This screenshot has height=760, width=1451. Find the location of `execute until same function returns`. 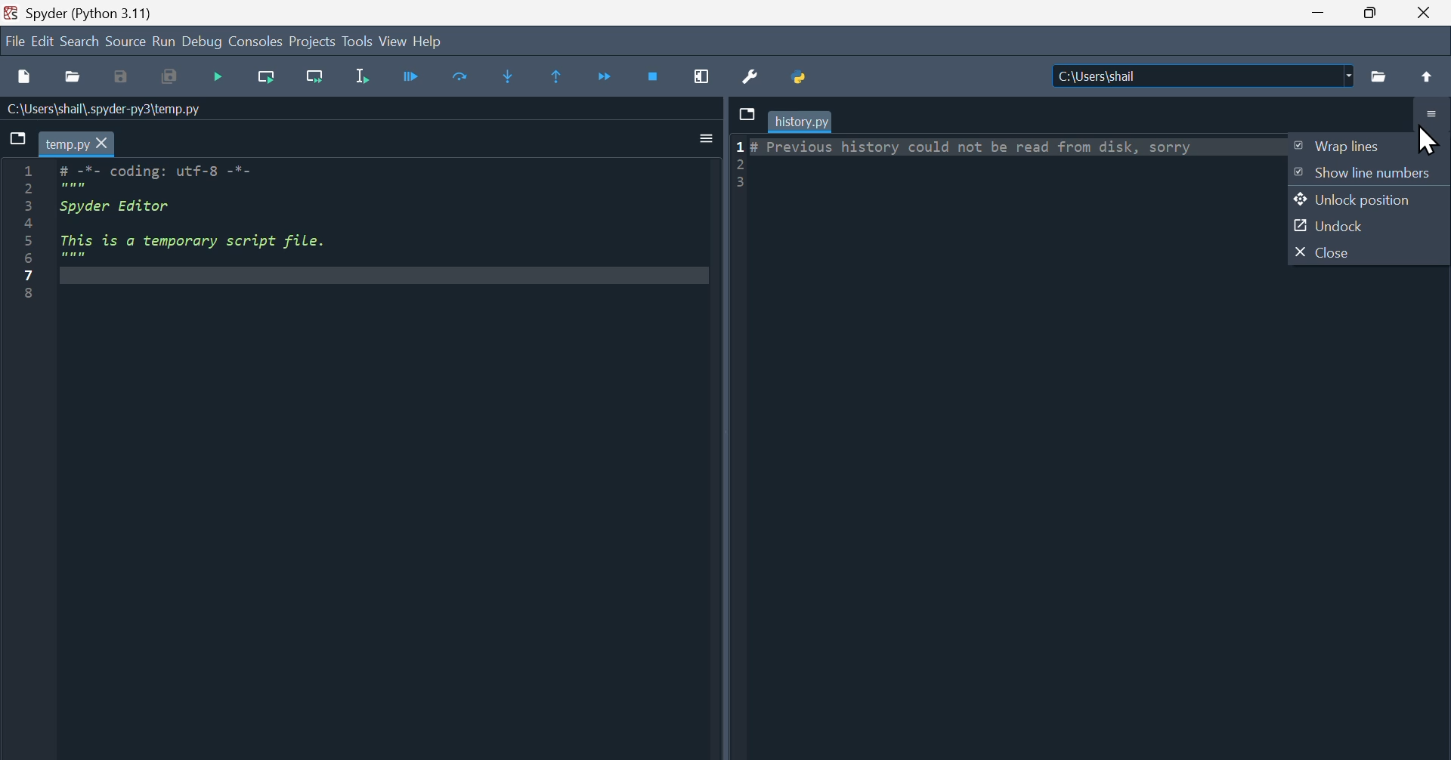

execute until same function returns is located at coordinates (563, 76).